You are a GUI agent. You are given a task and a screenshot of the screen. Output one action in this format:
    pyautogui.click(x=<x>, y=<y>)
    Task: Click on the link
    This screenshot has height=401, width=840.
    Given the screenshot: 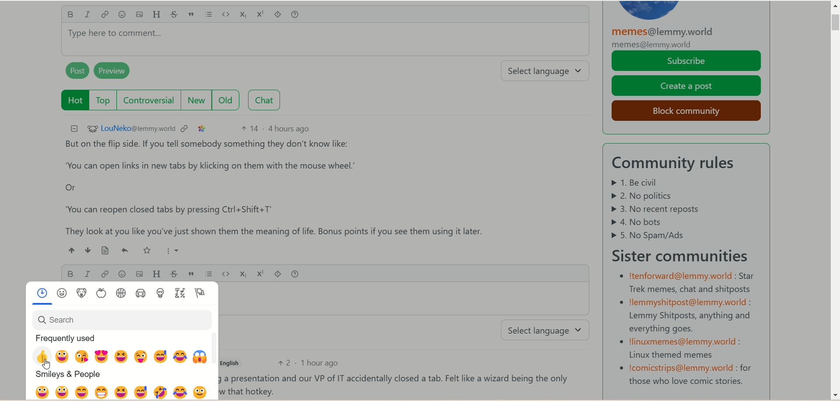 What is the action you would take?
    pyautogui.click(x=104, y=274)
    